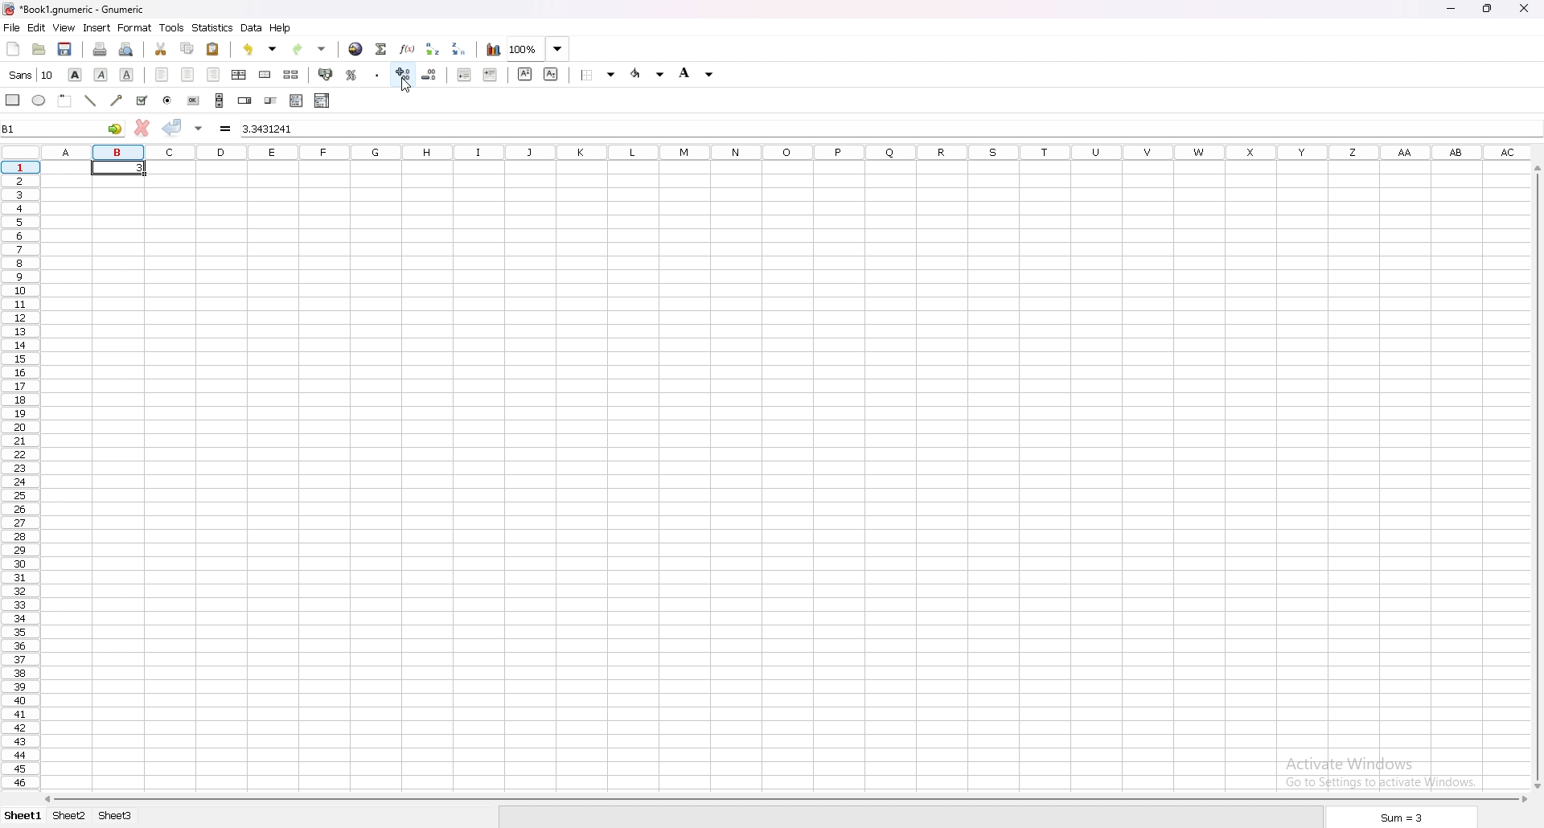  I want to click on 100%, so click(539, 48).